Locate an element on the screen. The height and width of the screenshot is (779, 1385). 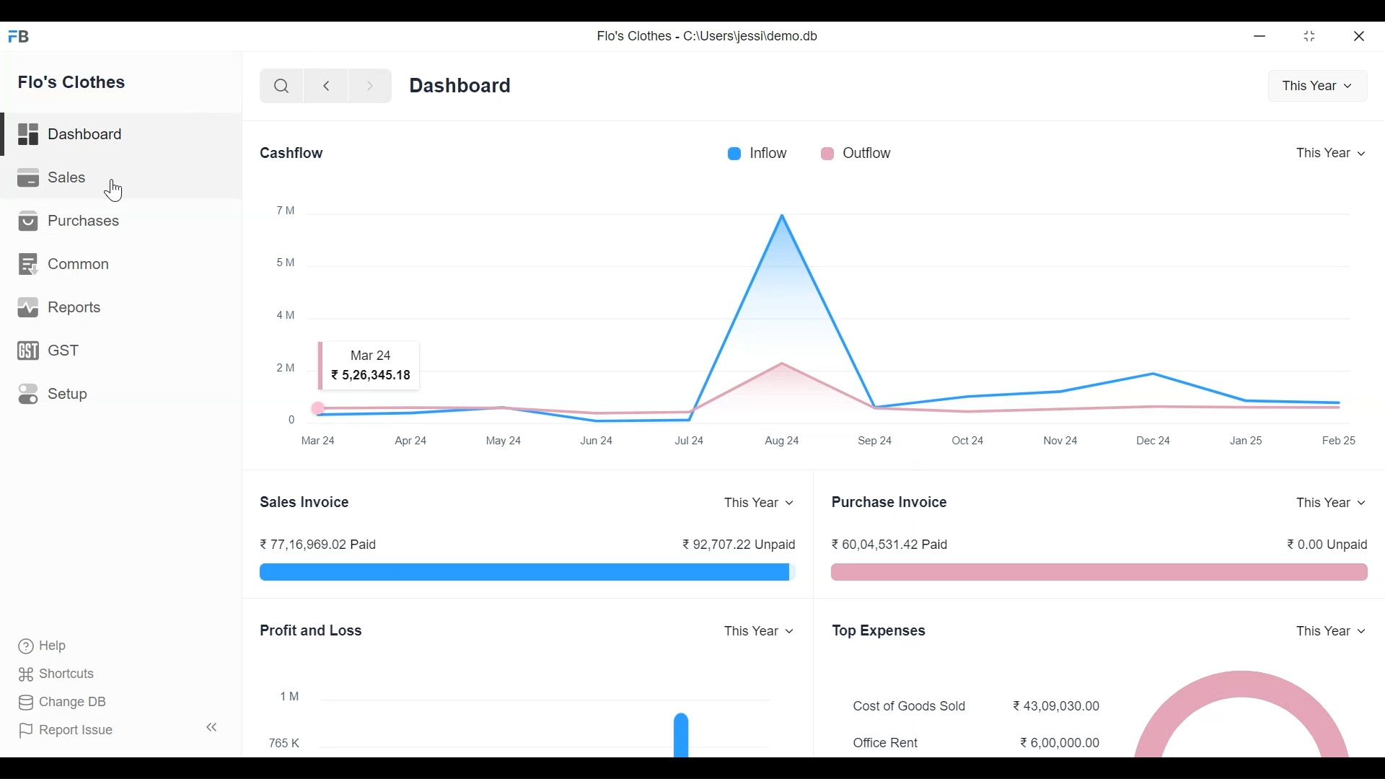
Cashflow is located at coordinates (291, 151).